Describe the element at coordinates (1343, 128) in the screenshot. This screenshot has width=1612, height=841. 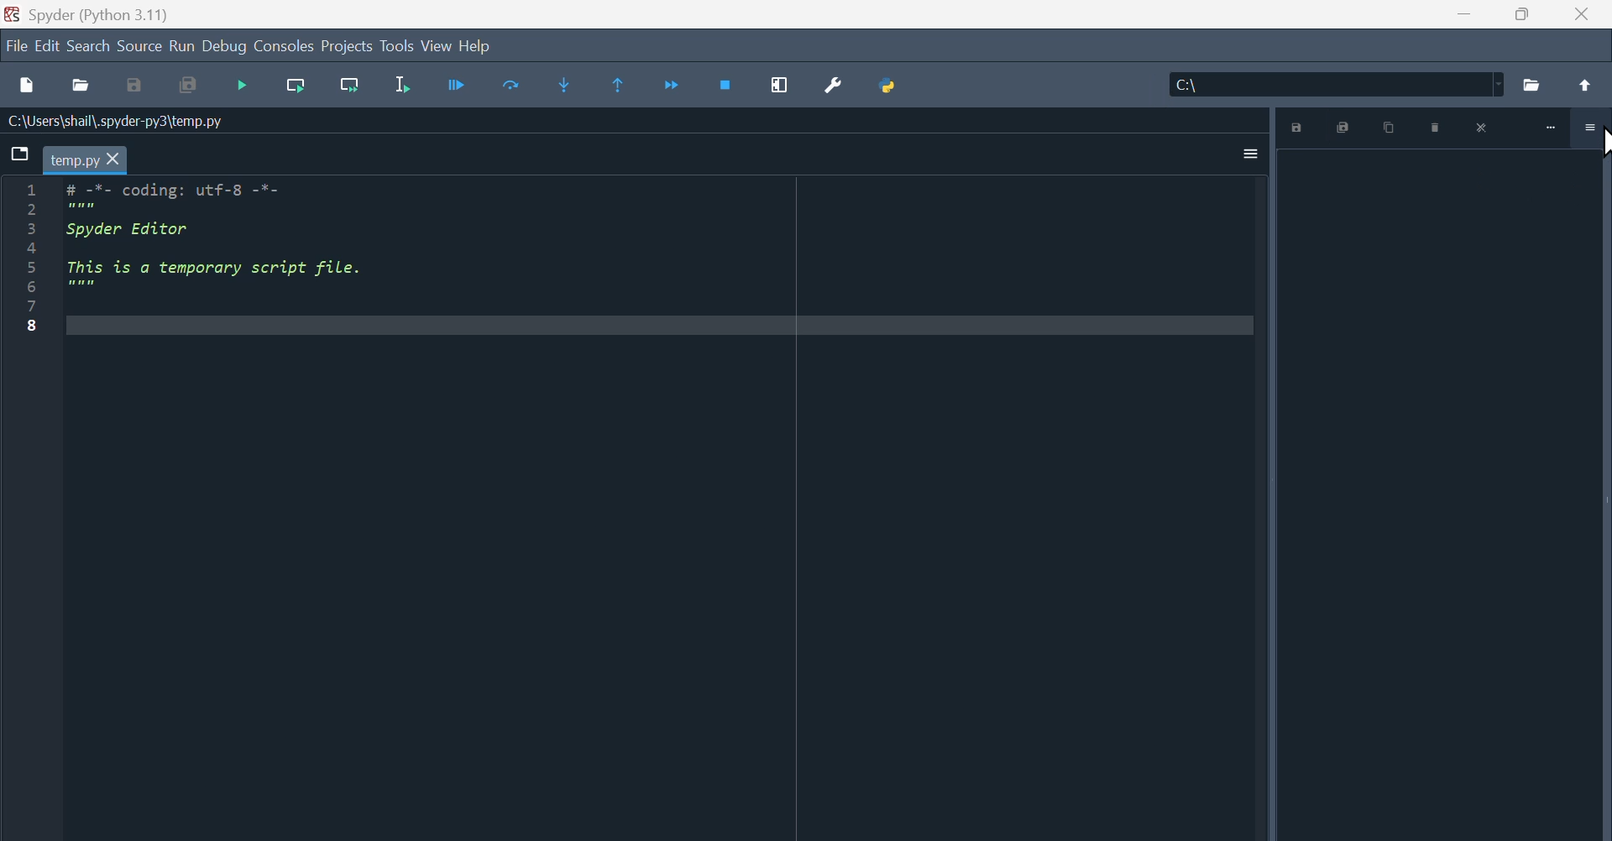
I see `Save all plots as` at that location.